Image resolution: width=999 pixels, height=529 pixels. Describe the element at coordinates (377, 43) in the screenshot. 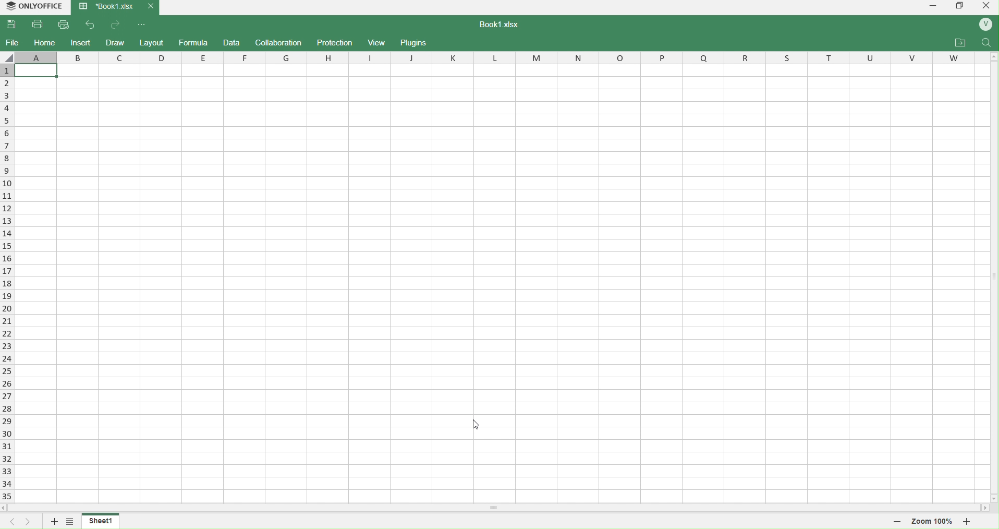

I see `view` at that location.